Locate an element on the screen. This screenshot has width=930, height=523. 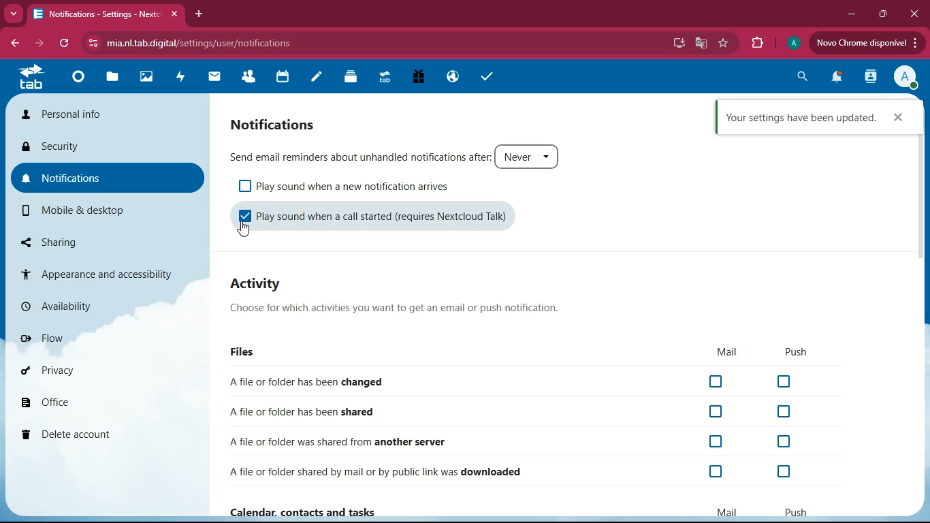
off is located at coordinates (786, 383).